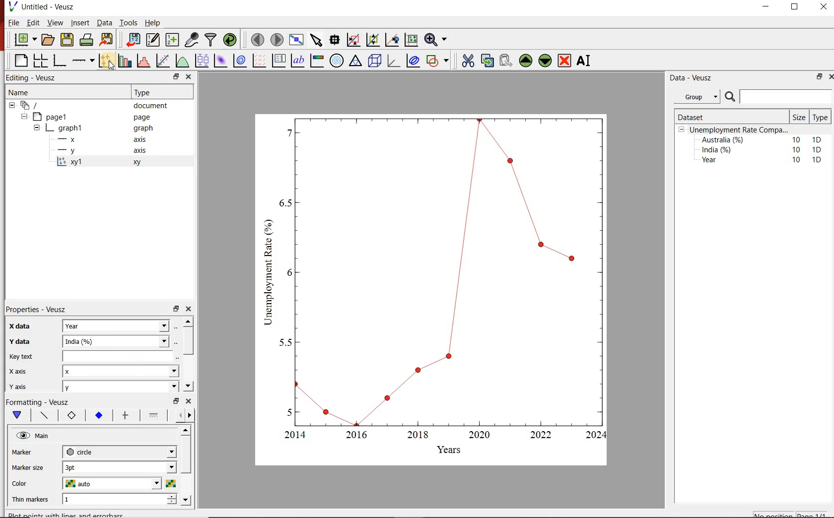 The image size is (834, 518). What do you see at coordinates (189, 401) in the screenshot?
I see `close` at bounding box center [189, 401].